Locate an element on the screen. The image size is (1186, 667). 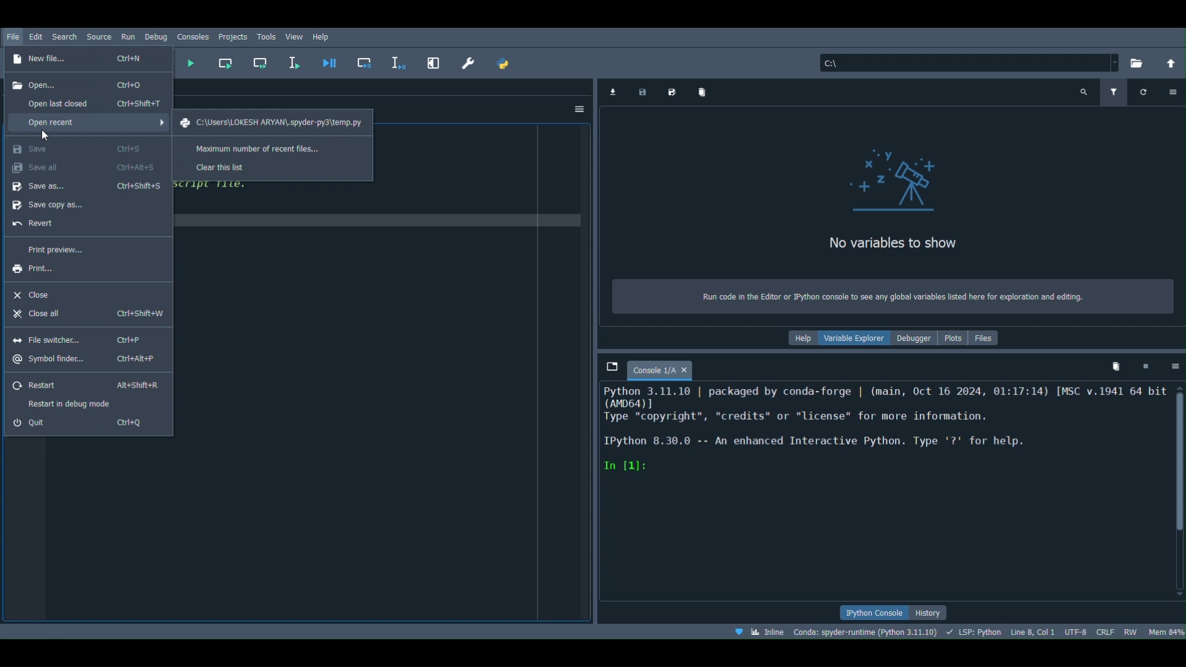
Debug selection or current line is located at coordinates (396, 61).